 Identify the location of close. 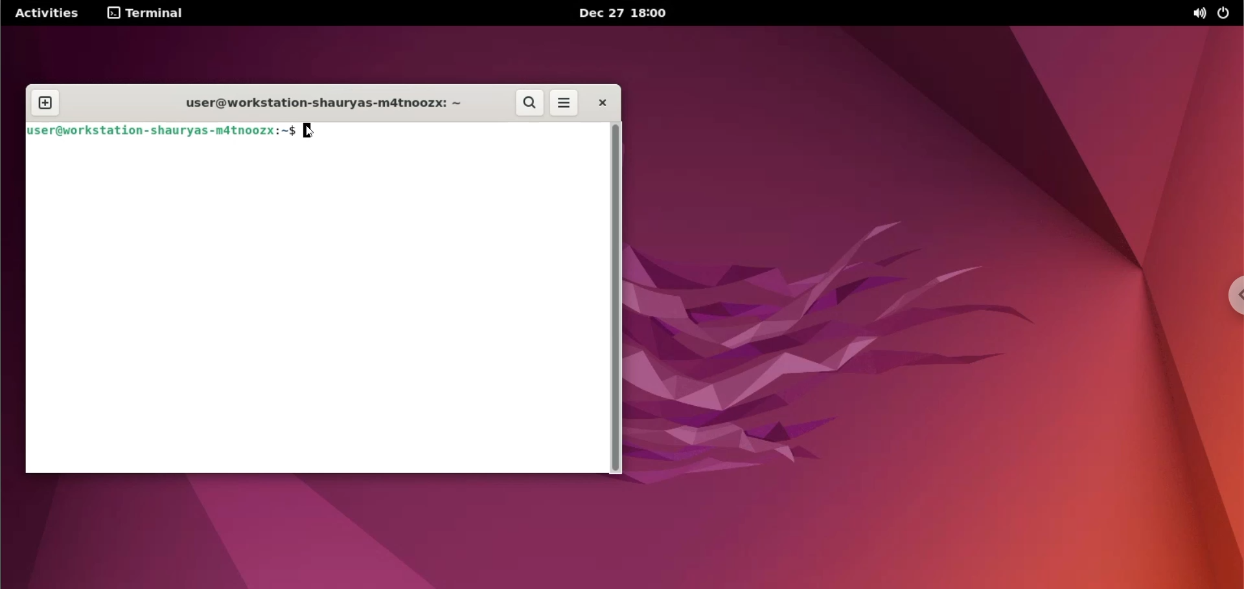
(602, 102).